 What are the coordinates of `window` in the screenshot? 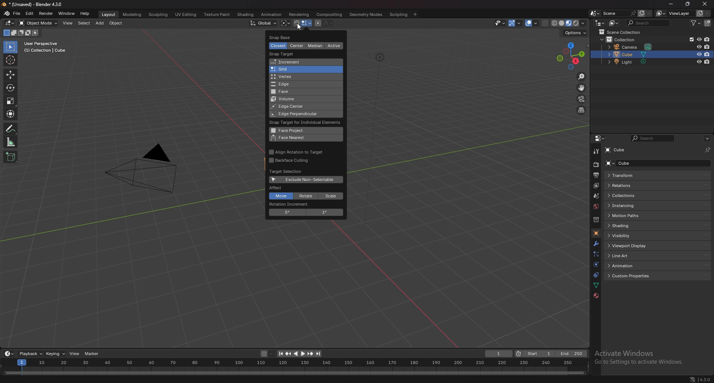 It's located at (66, 13).